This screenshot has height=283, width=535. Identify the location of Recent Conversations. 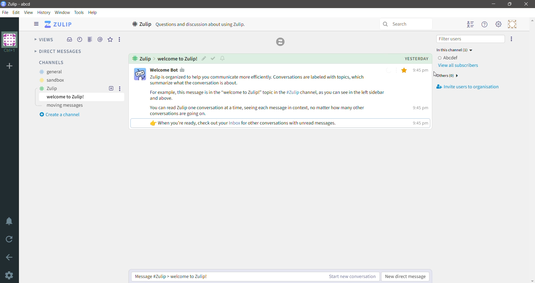
(79, 40).